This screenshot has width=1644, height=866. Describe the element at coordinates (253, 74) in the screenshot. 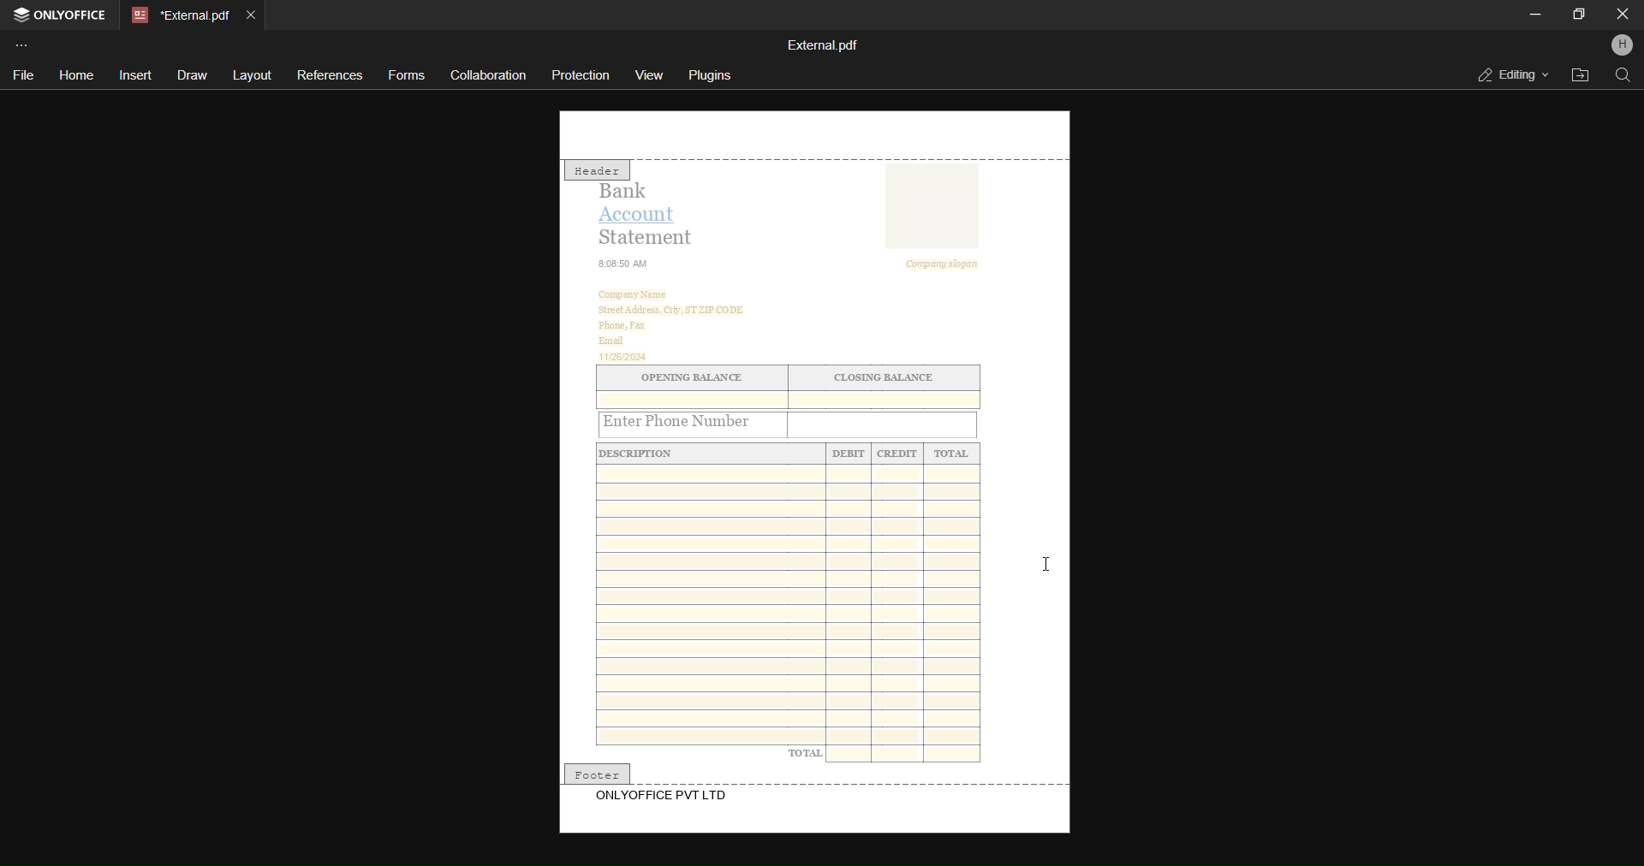

I see `layout` at that location.